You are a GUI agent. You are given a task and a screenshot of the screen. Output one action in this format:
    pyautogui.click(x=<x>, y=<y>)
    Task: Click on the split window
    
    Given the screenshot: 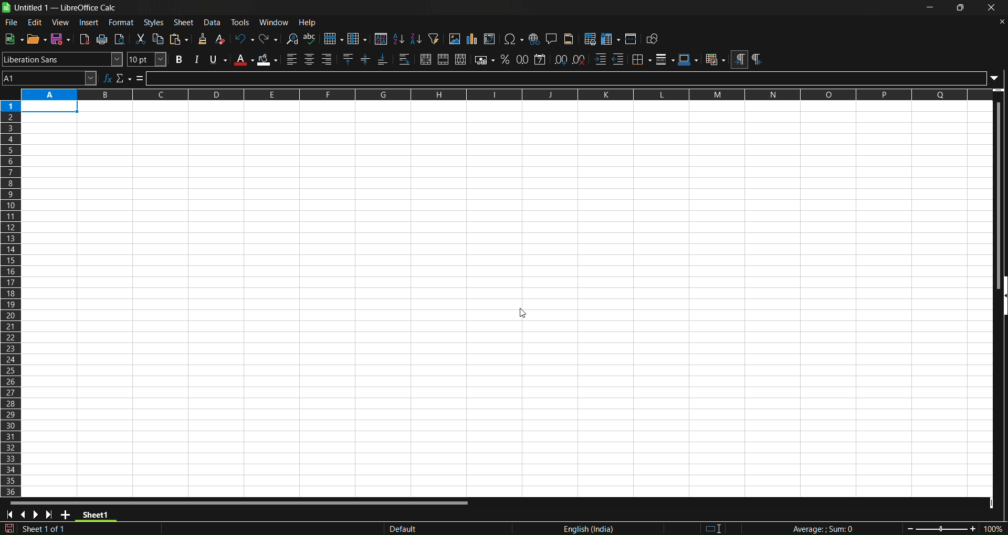 What is the action you would take?
    pyautogui.click(x=632, y=39)
    